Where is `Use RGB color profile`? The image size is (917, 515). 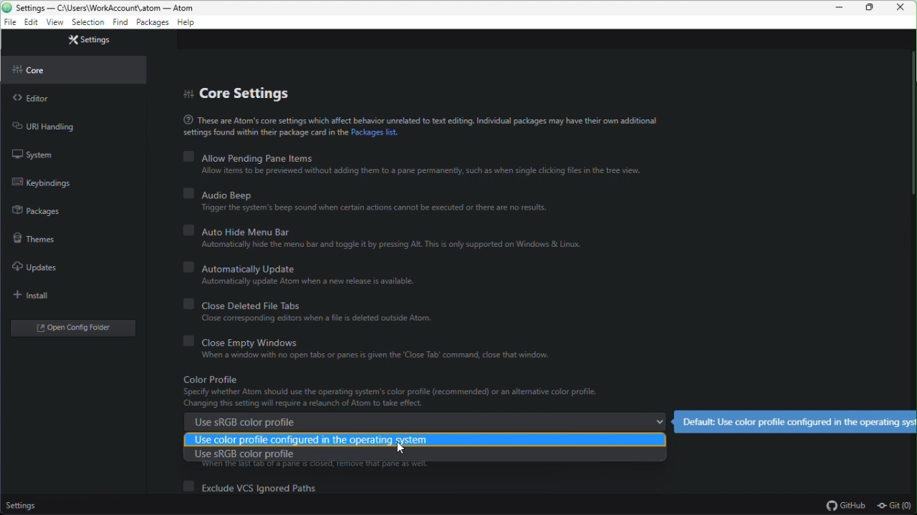 Use RGB color profile is located at coordinates (426, 458).